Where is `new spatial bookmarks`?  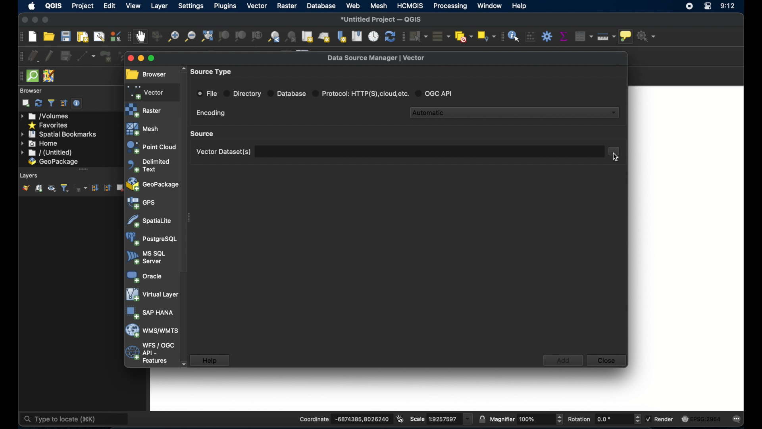
new spatial bookmarks is located at coordinates (341, 36).